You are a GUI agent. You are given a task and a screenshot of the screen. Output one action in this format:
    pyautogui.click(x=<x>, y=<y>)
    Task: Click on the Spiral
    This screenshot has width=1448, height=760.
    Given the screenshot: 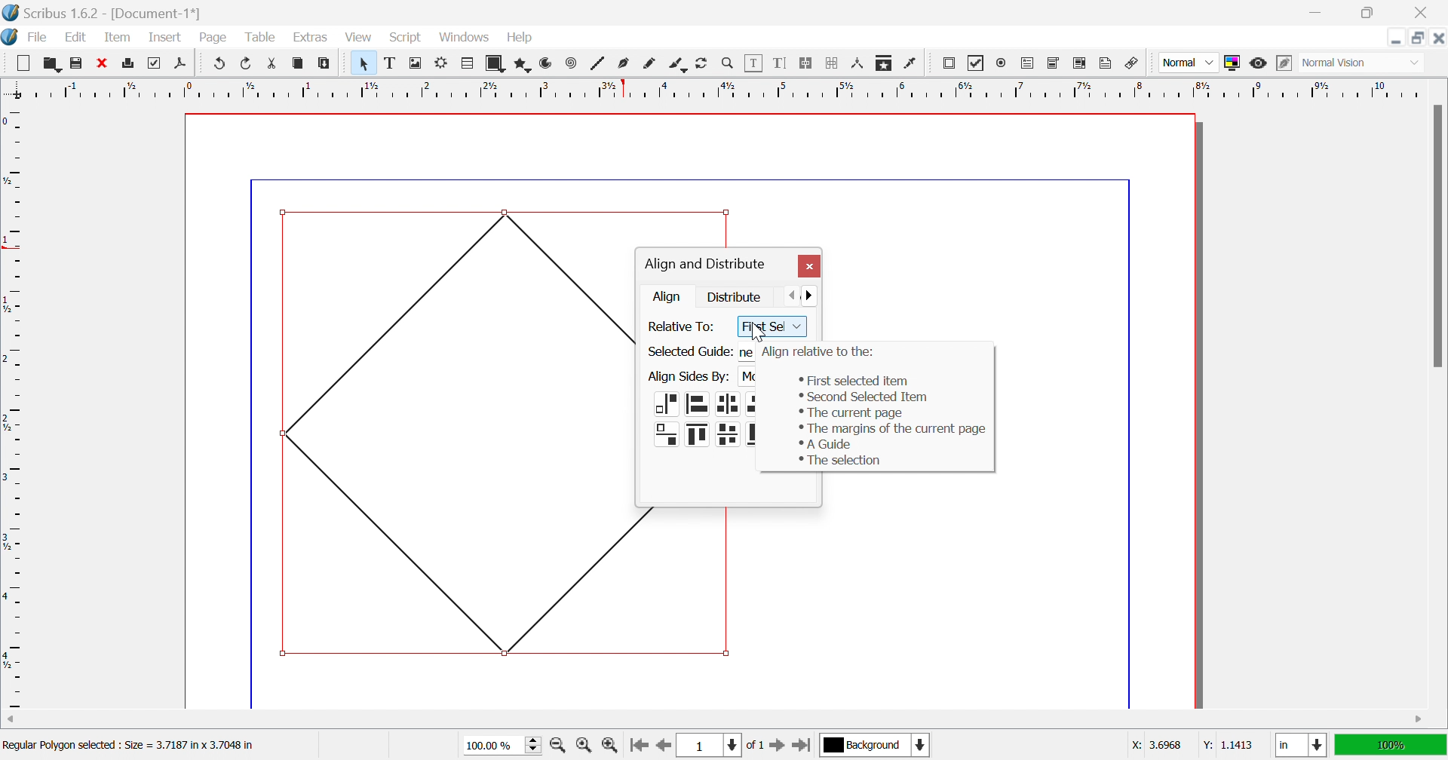 What is the action you would take?
    pyautogui.click(x=575, y=63)
    